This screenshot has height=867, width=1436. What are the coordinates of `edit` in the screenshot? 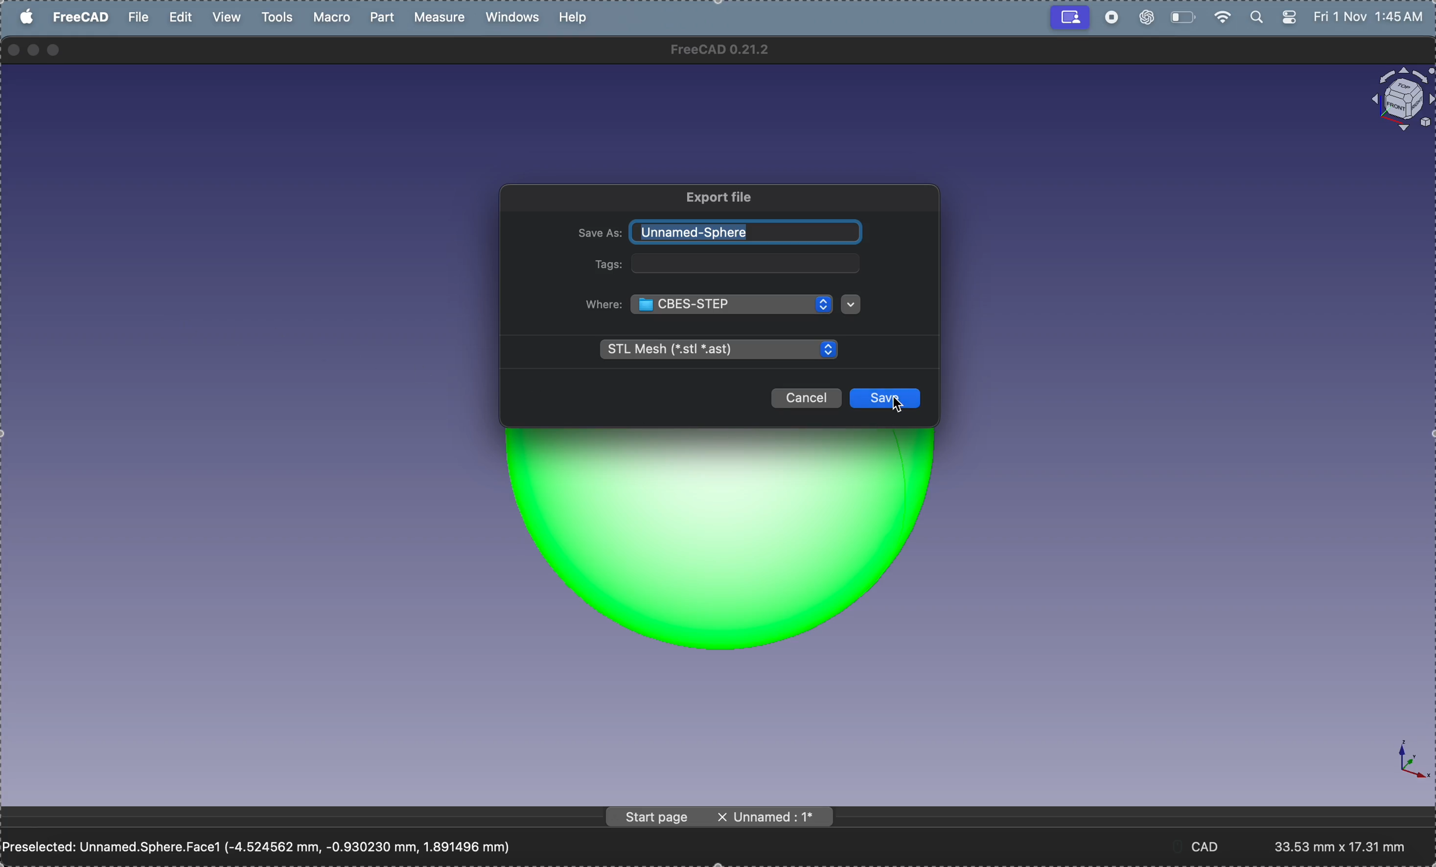 It's located at (182, 16).